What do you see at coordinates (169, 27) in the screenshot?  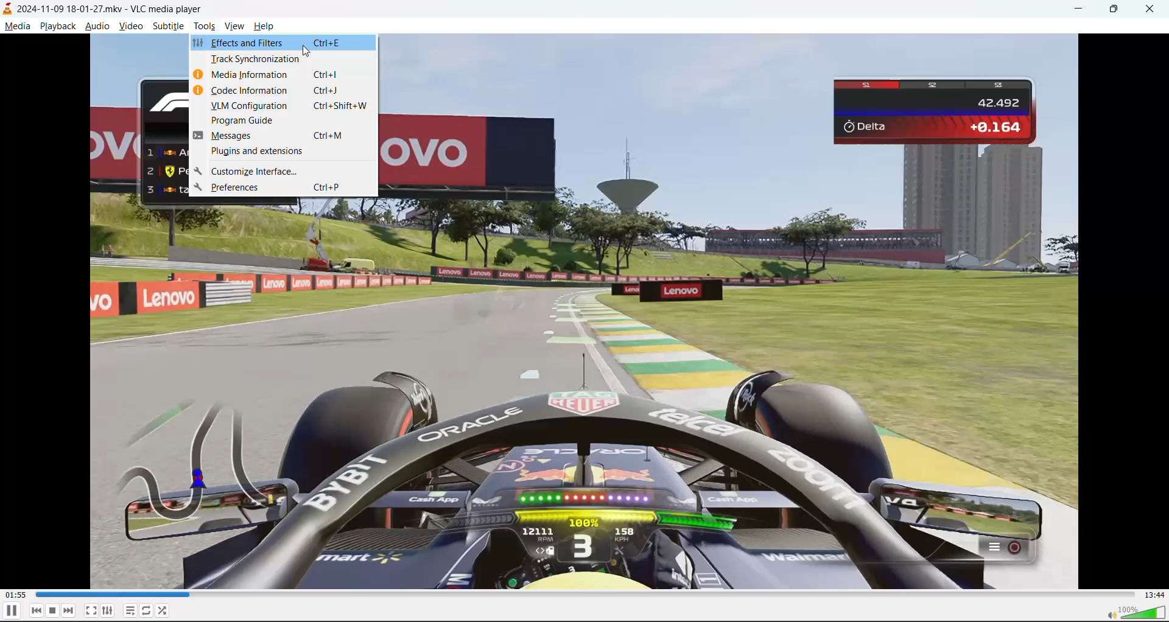 I see `subtitle` at bounding box center [169, 27].